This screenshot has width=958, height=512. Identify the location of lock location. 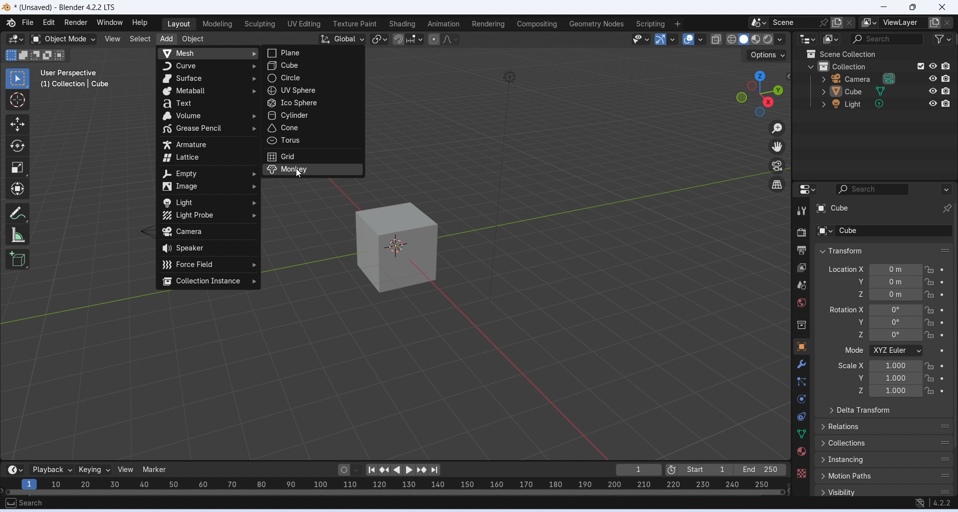
(930, 322).